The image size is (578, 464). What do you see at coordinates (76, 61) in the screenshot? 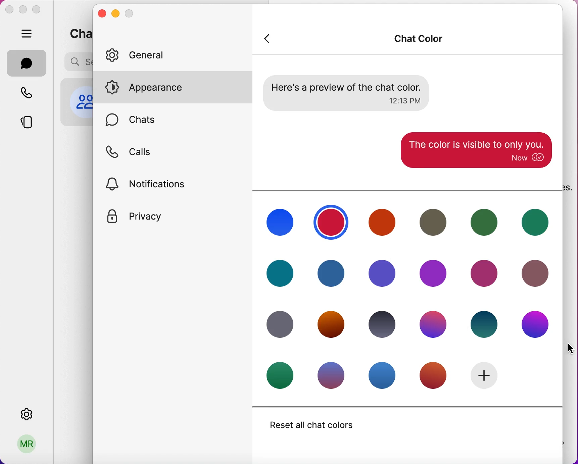
I see `search bar` at bounding box center [76, 61].